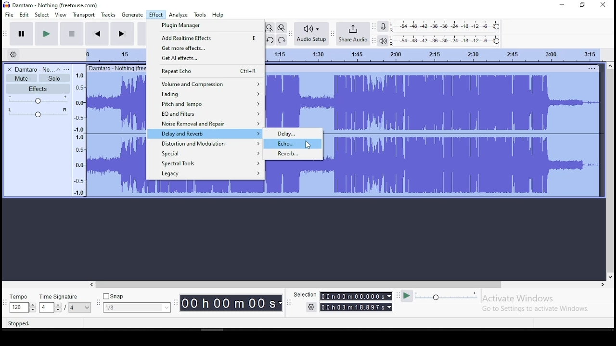  I want to click on vertical scrollbar, so click(611, 171).